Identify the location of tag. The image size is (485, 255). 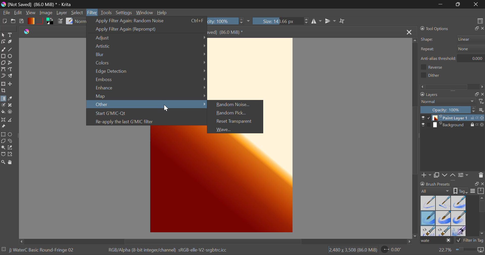
(461, 191).